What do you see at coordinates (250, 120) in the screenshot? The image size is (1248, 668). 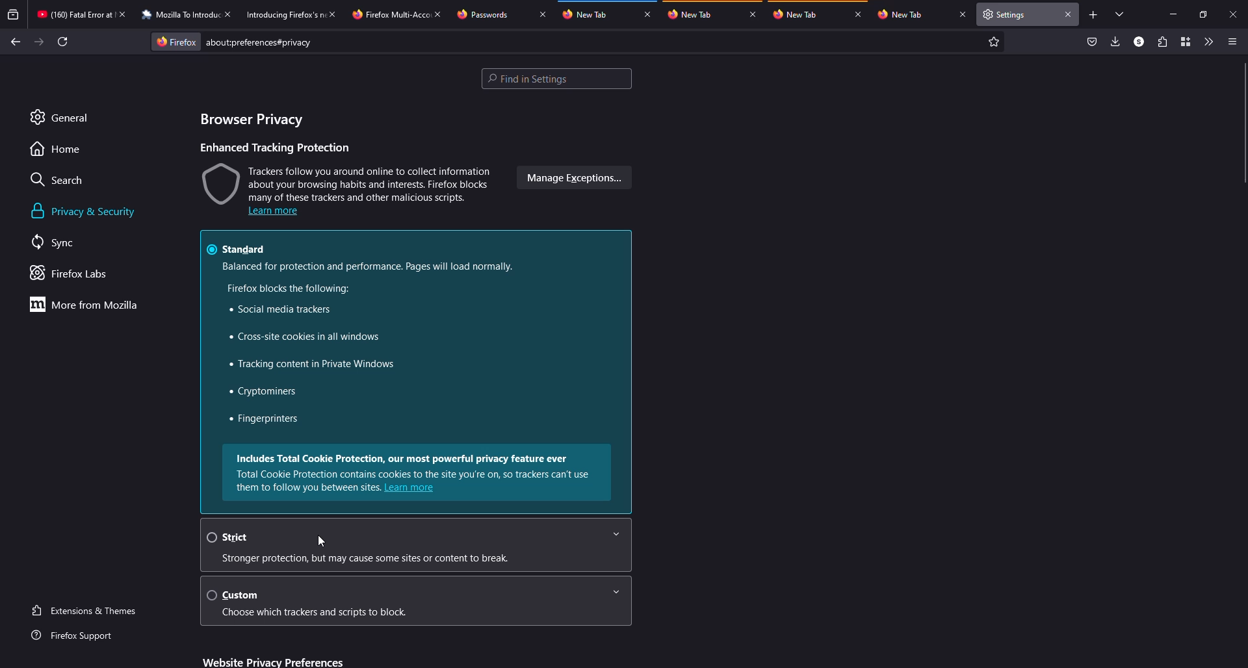 I see `browser privacy` at bounding box center [250, 120].